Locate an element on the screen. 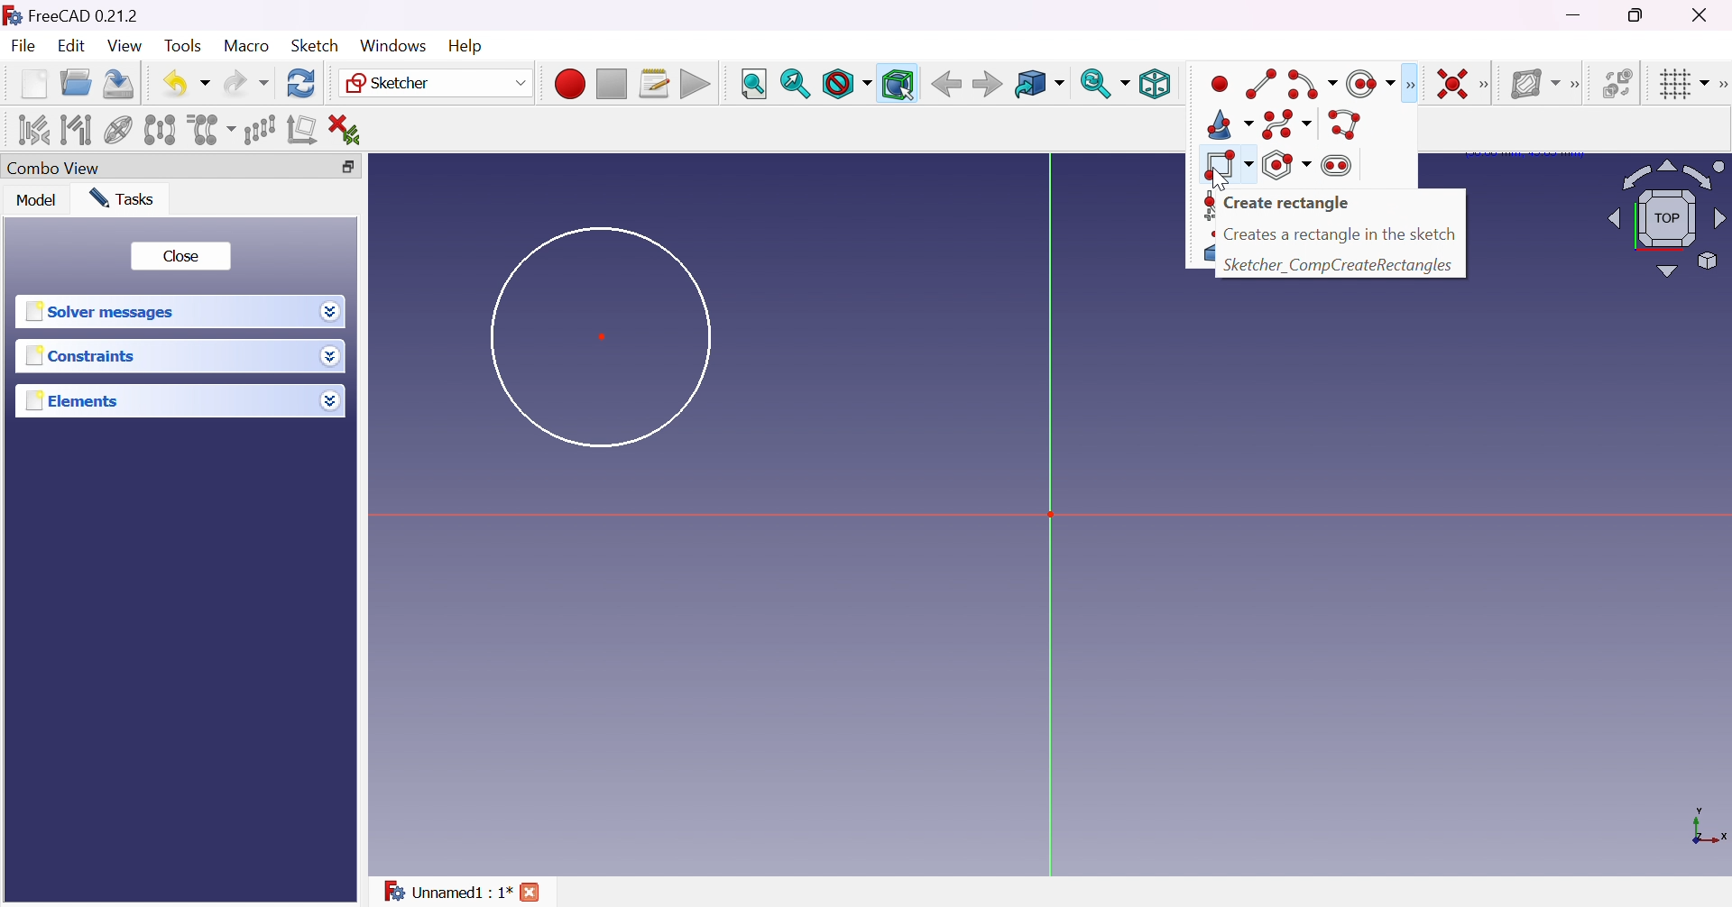 The image size is (1732, 907). Windows is located at coordinates (392, 45).